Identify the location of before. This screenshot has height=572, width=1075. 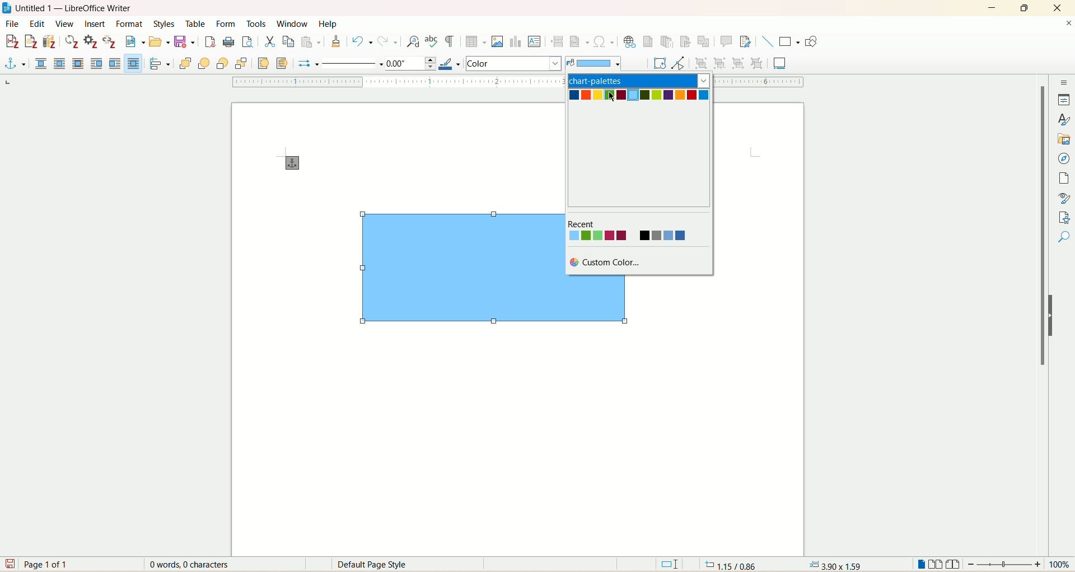
(97, 63).